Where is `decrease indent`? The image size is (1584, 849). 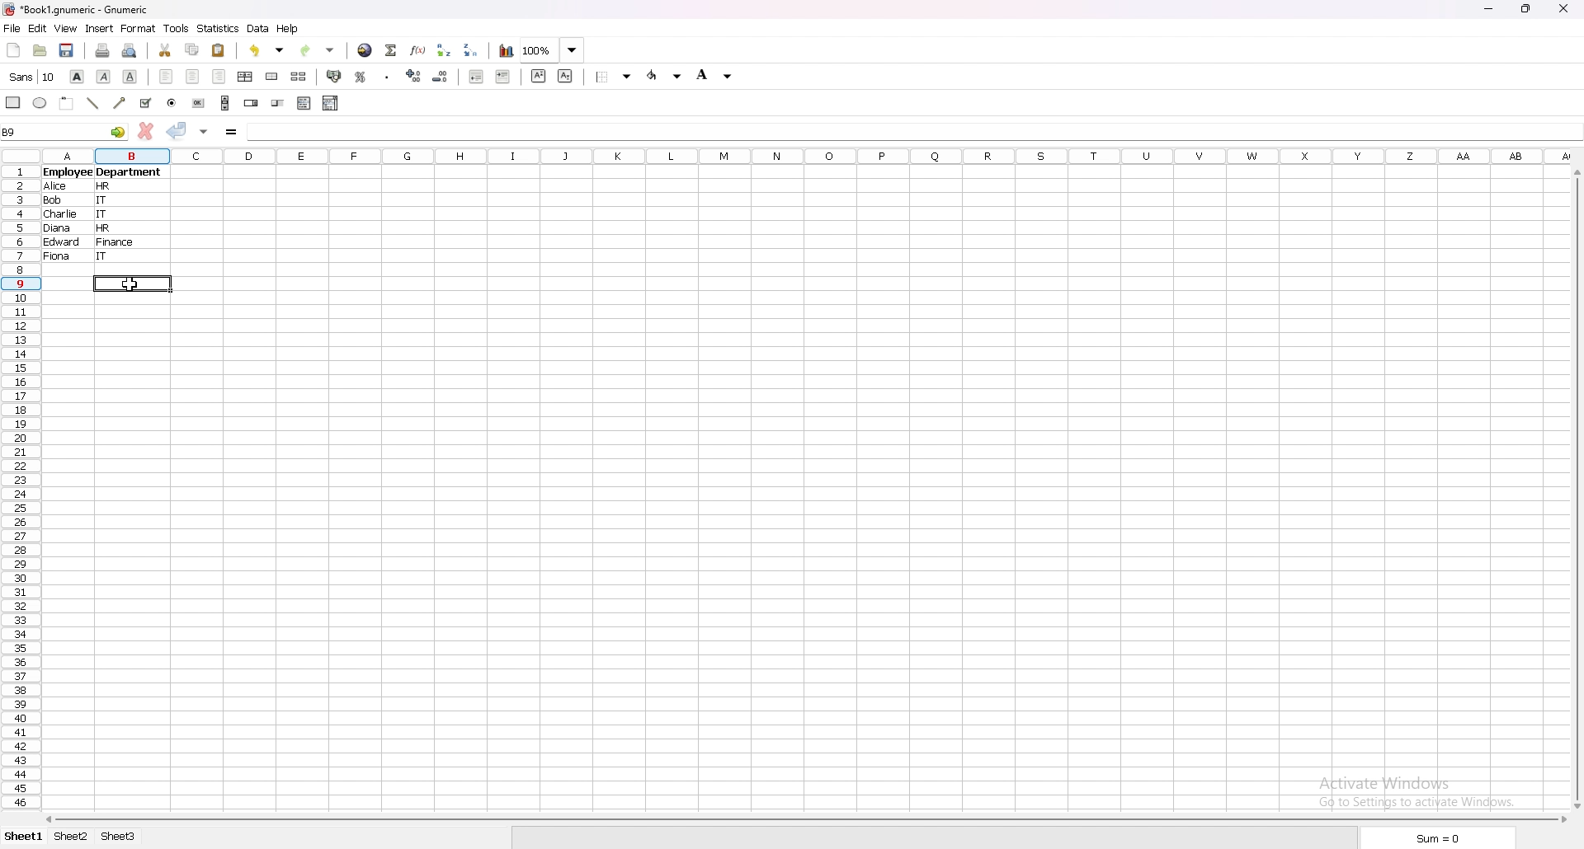 decrease indent is located at coordinates (476, 77).